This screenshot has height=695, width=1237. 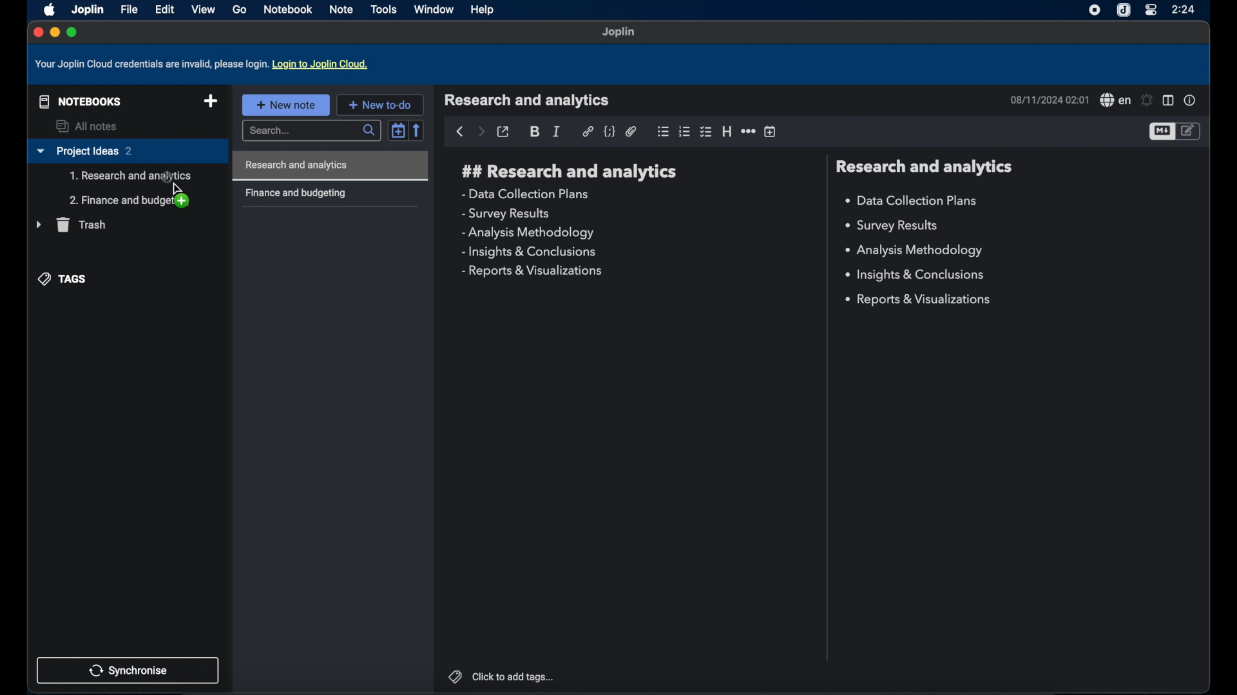 What do you see at coordinates (748, 132) in the screenshot?
I see `horizontal rule` at bounding box center [748, 132].